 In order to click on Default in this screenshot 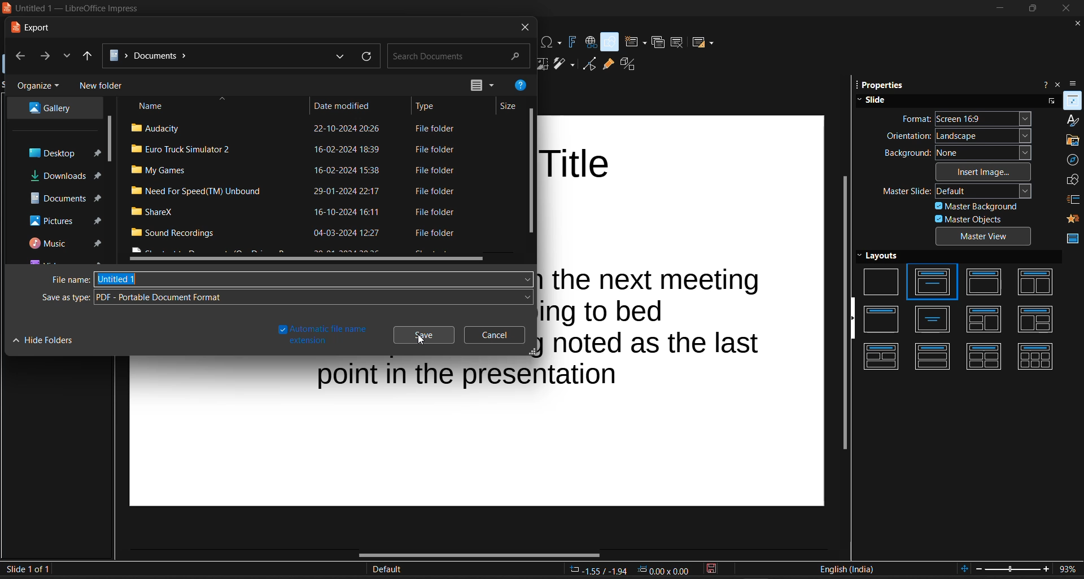, I will do `click(387, 569)`.